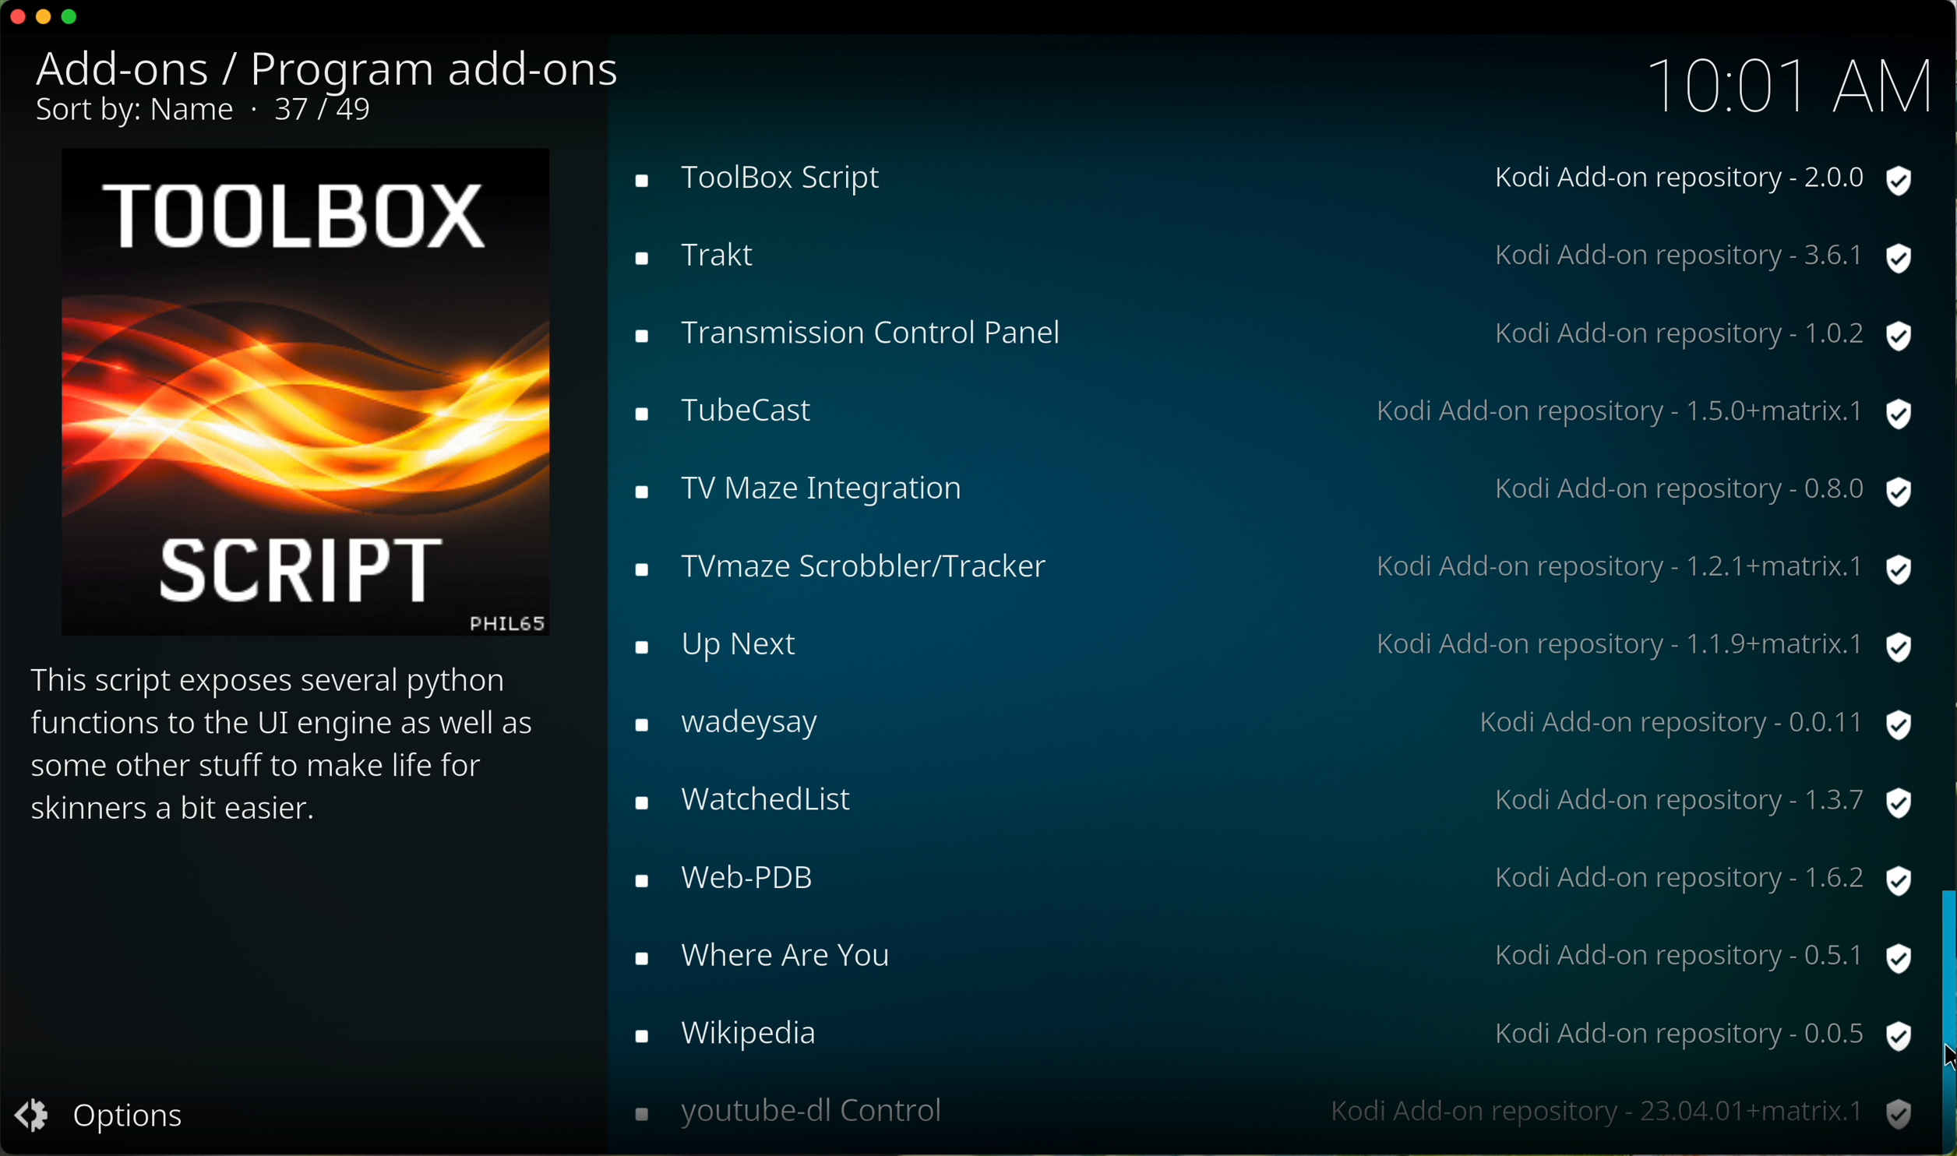 The height and width of the screenshot is (1156, 1957). Describe the element at coordinates (1269, 1033) in the screenshot. I see `wikipedia` at that location.